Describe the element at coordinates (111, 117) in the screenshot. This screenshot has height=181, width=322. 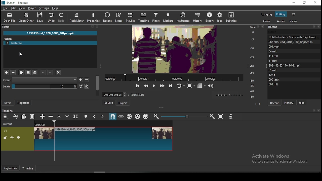
I see `snap` at that location.